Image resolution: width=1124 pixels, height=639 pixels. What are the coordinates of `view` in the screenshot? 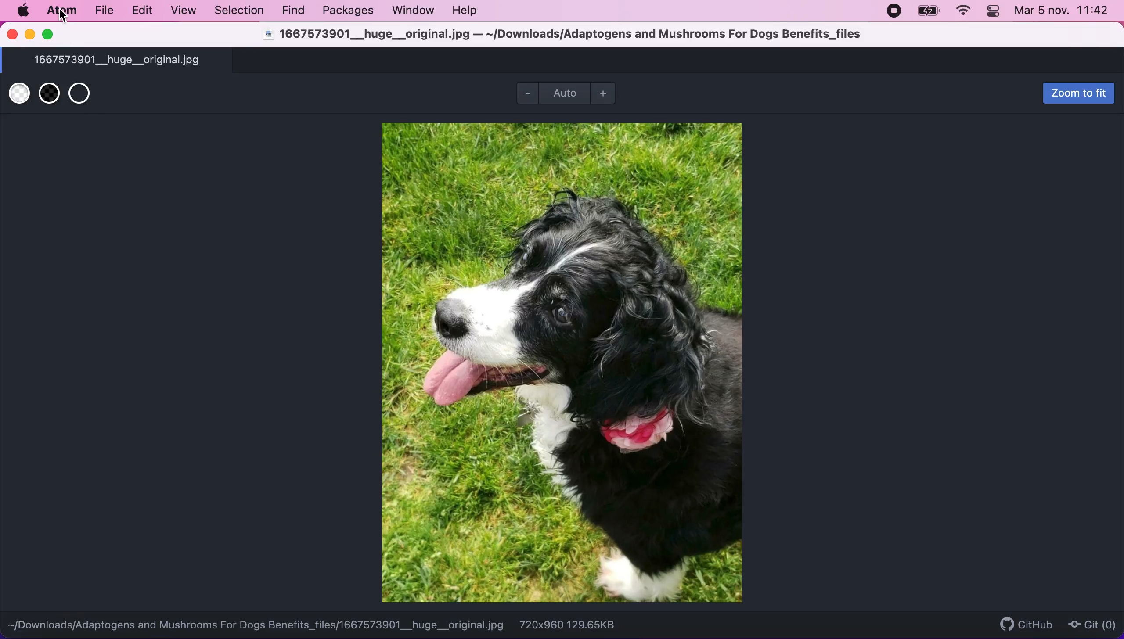 It's located at (181, 11).